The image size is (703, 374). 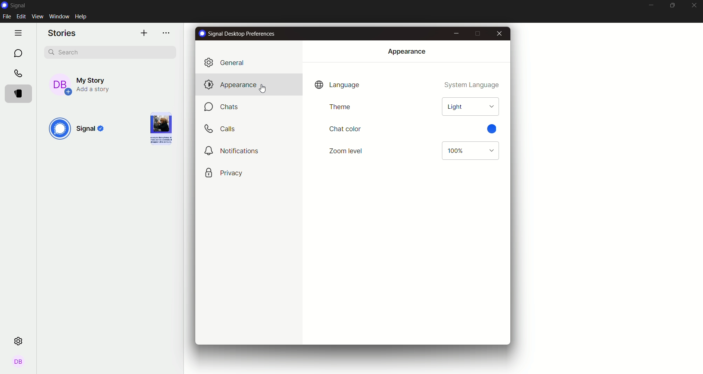 What do you see at coordinates (59, 16) in the screenshot?
I see `window` at bounding box center [59, 16].